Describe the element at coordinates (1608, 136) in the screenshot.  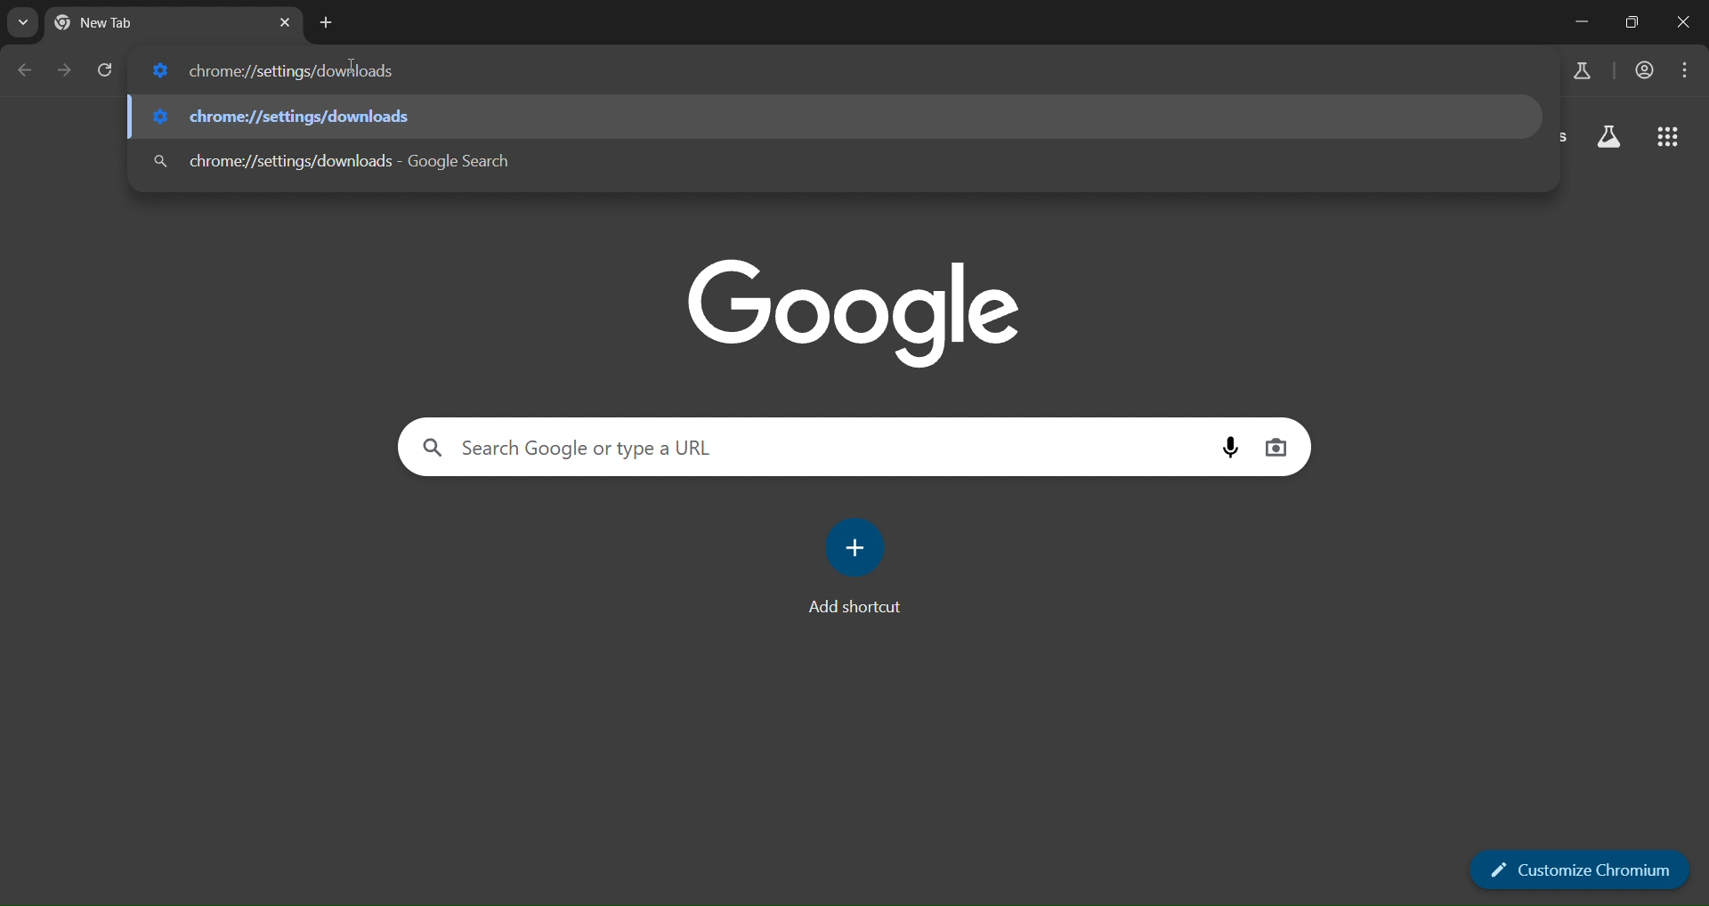
I see `search labs` at that location.